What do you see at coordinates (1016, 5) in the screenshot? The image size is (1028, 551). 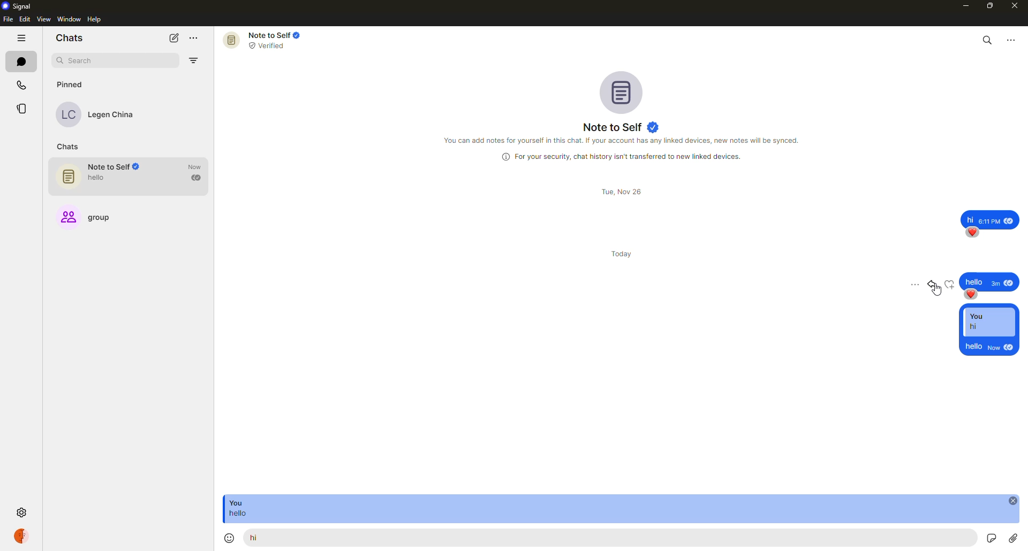 I see `close` at bounding box center [1016, 5].